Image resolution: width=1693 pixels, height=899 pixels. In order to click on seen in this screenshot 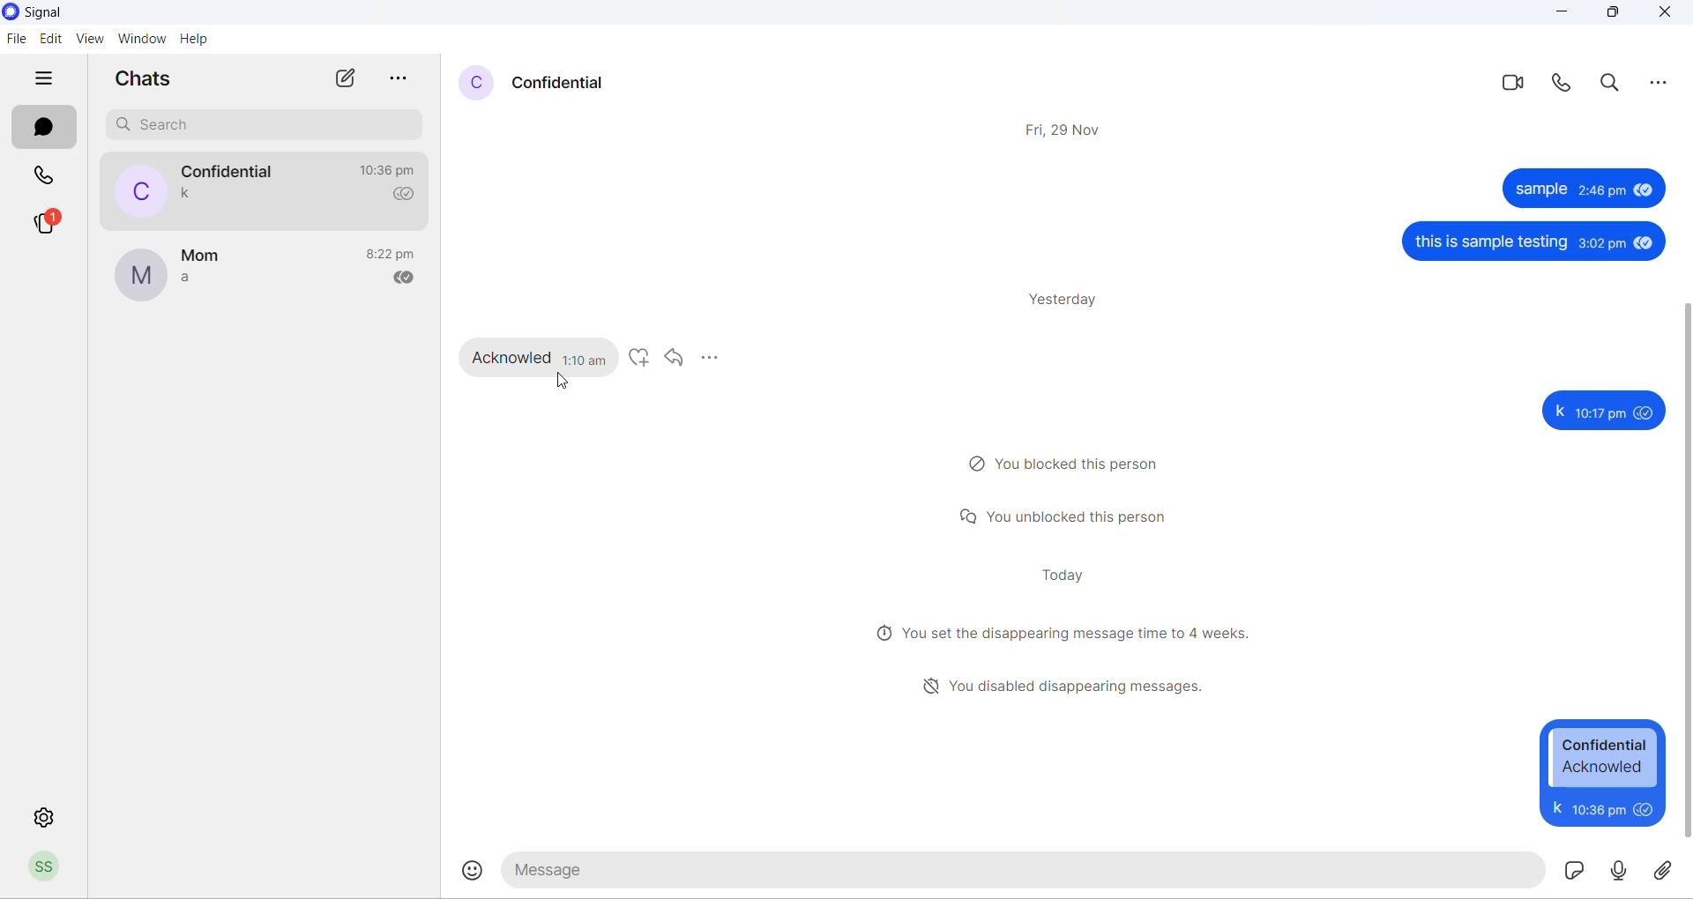, I will do `click(1645, 246)`.